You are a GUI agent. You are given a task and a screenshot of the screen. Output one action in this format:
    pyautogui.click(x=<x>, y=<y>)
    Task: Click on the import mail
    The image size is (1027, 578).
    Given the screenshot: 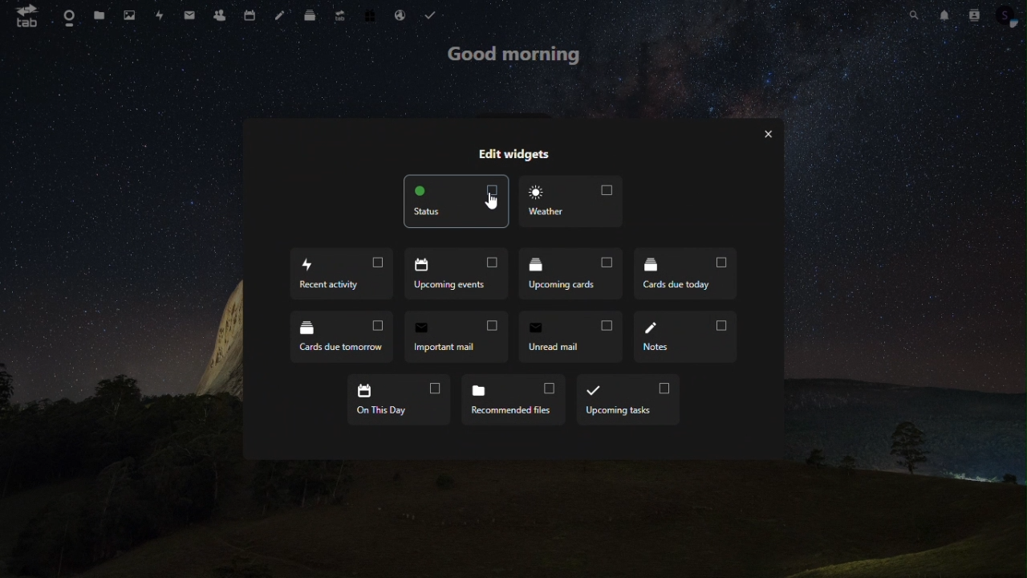 What is the action you would take?
    pyautogui.click(x=461, y=339)
    